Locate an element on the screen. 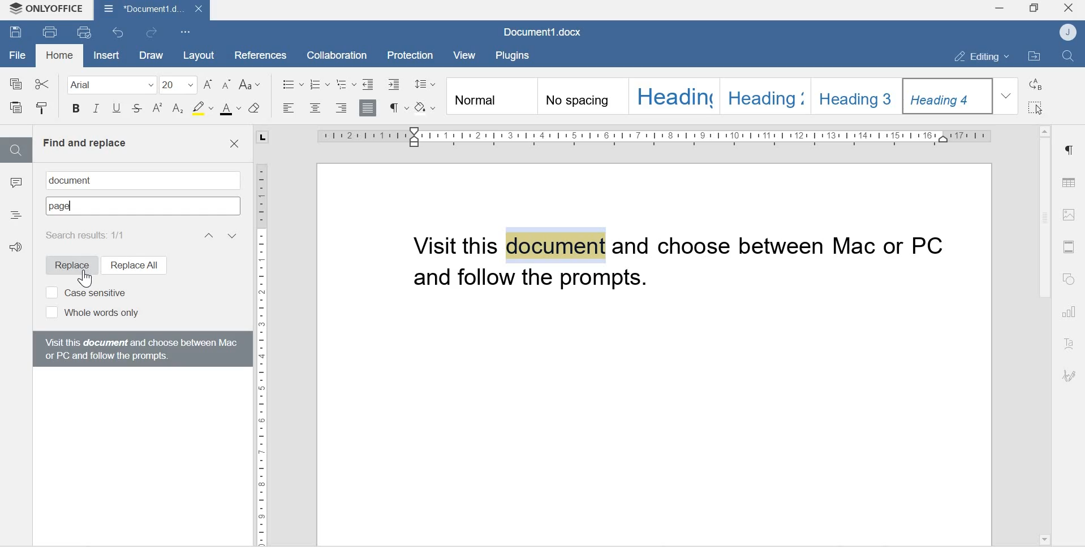  Undo is located at coordinates (120, 32).